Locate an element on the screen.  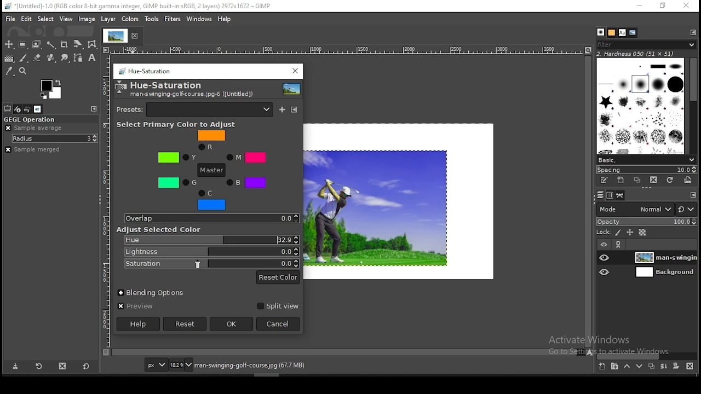
eraser tool is located at coordinates (37, 58).